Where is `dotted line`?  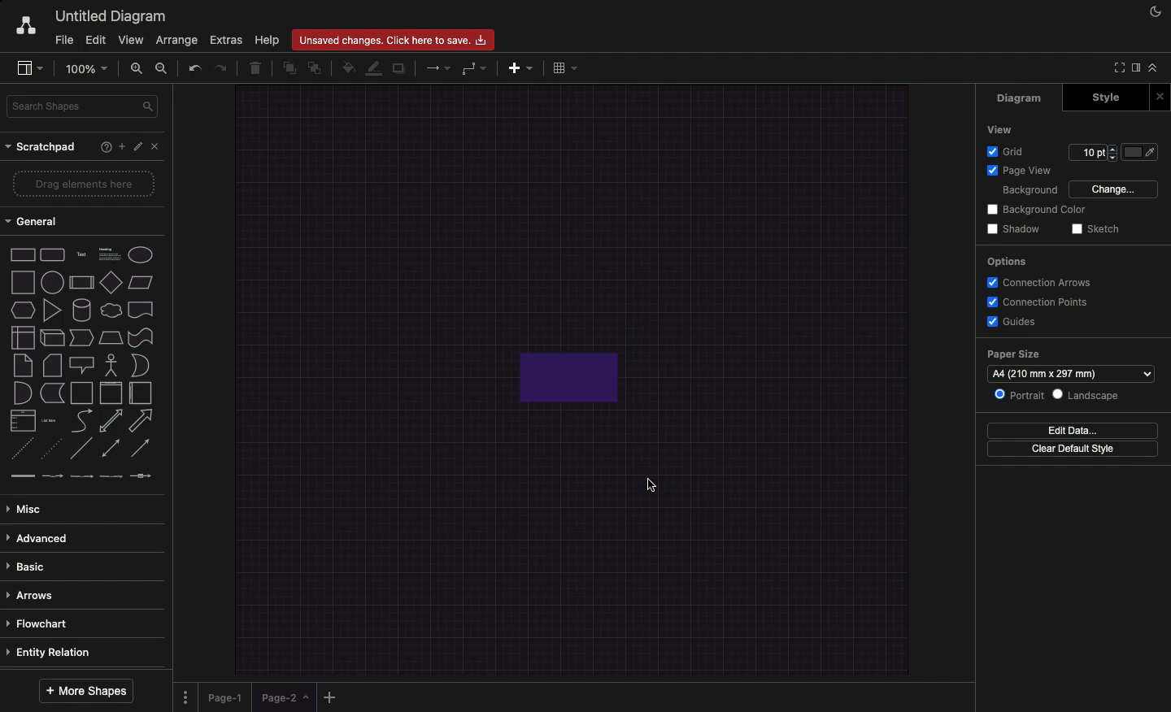 dotted line is located at coordinates (54, 450).